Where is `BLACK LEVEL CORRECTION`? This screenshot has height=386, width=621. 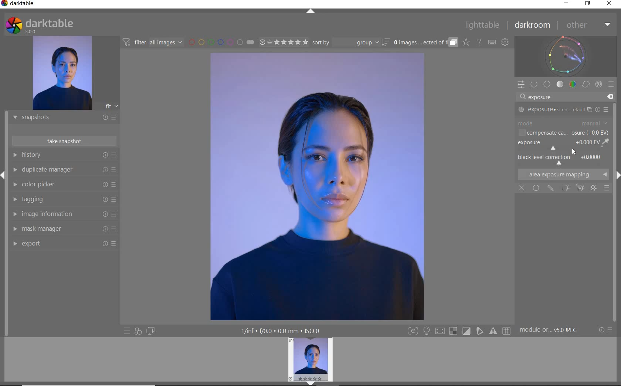
BLACK LEVEL CORRECTION is located at coordinates (562, 159).